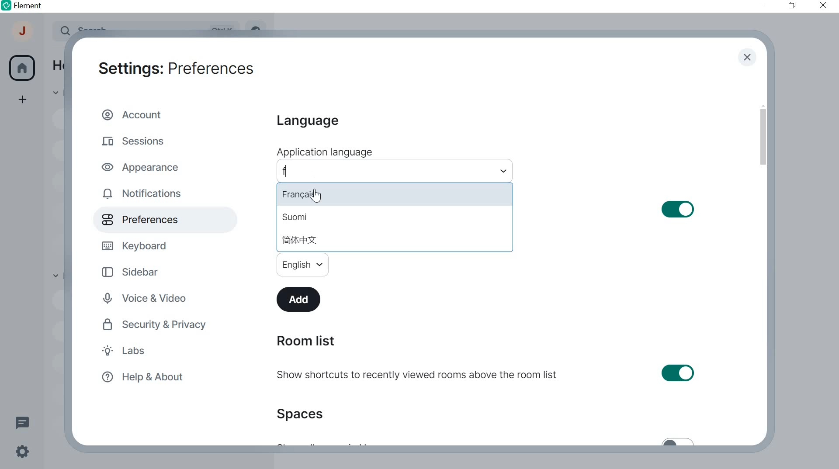 The height and width of the screenshot is (469, 839). Describe the element at coordinates (21, 453) in the screenshot. I see `settings` at that location.